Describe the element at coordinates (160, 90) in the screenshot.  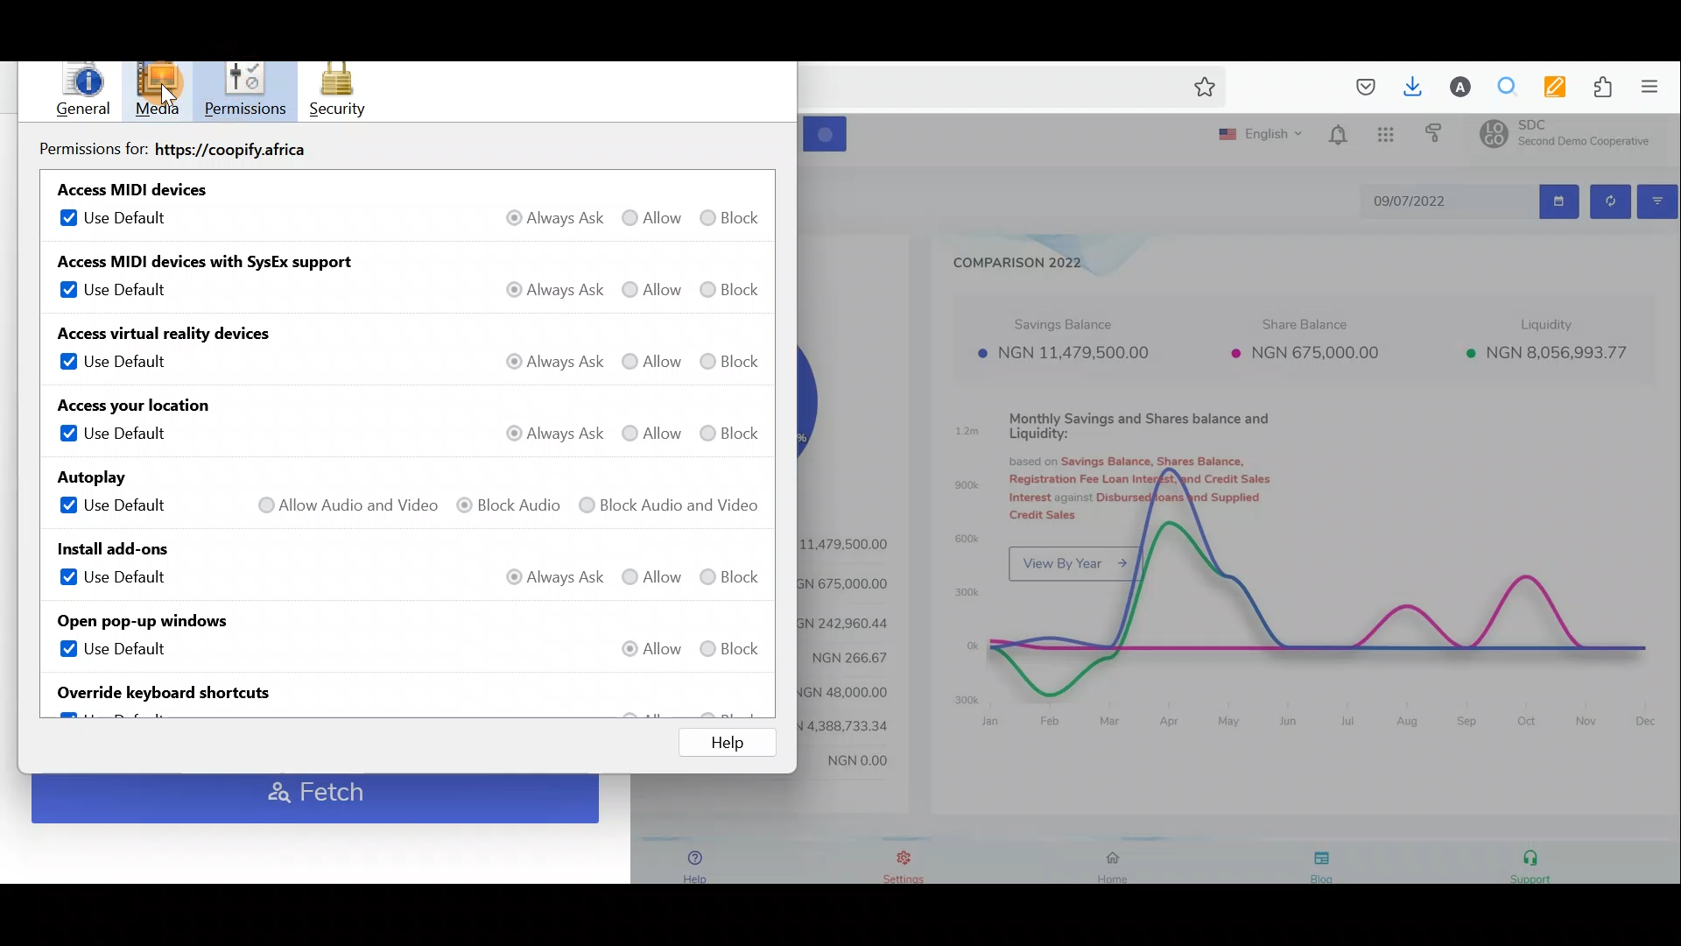
I see `Cursor` at that location.